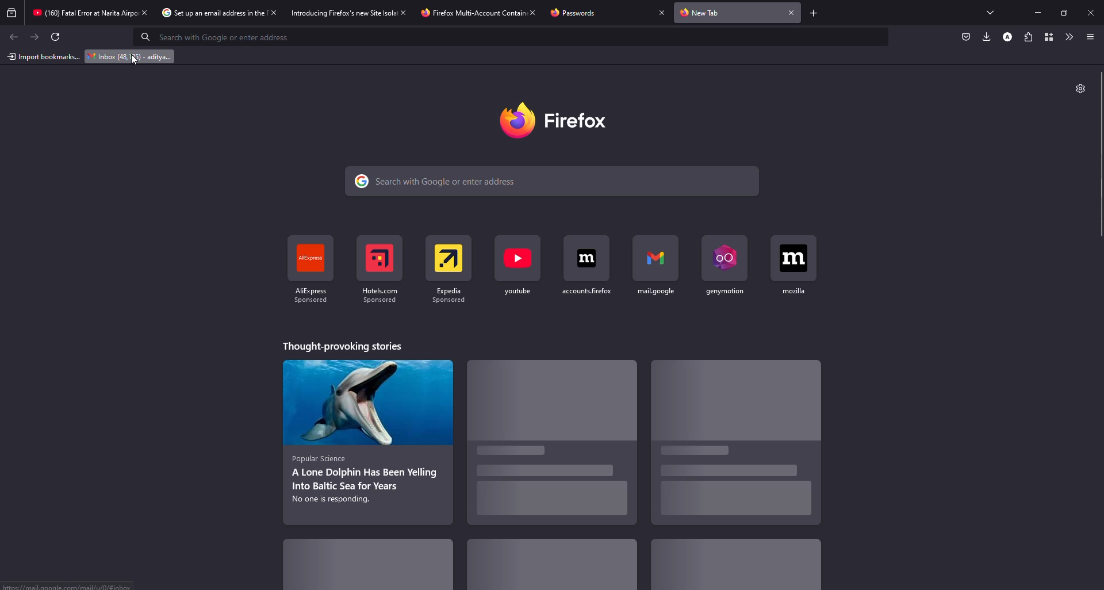 The image size is (1104, 590). What do you see at coordinates (704, 13) in the screenshot?
I see `New tab` at bounding box center [704, 13].